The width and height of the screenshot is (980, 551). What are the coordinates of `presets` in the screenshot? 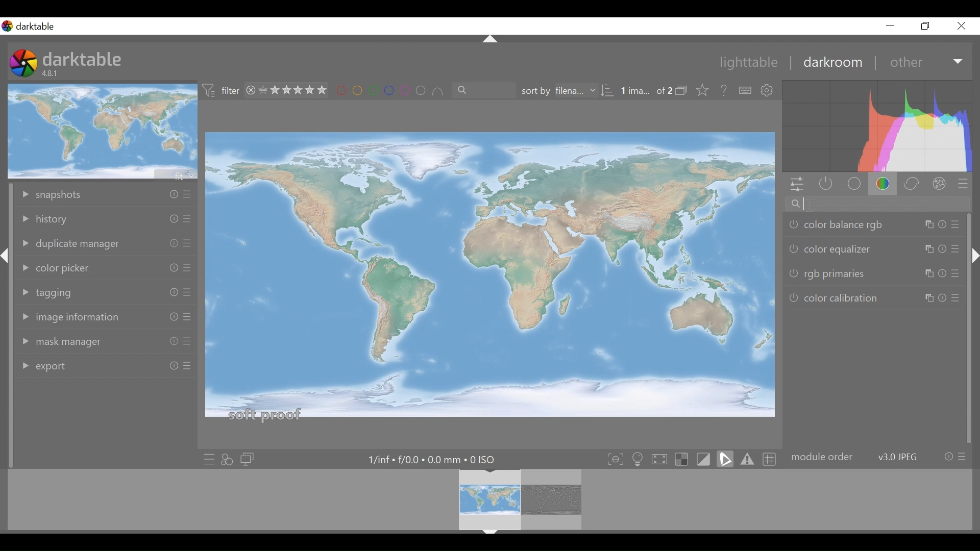 It's located at (963, 183).